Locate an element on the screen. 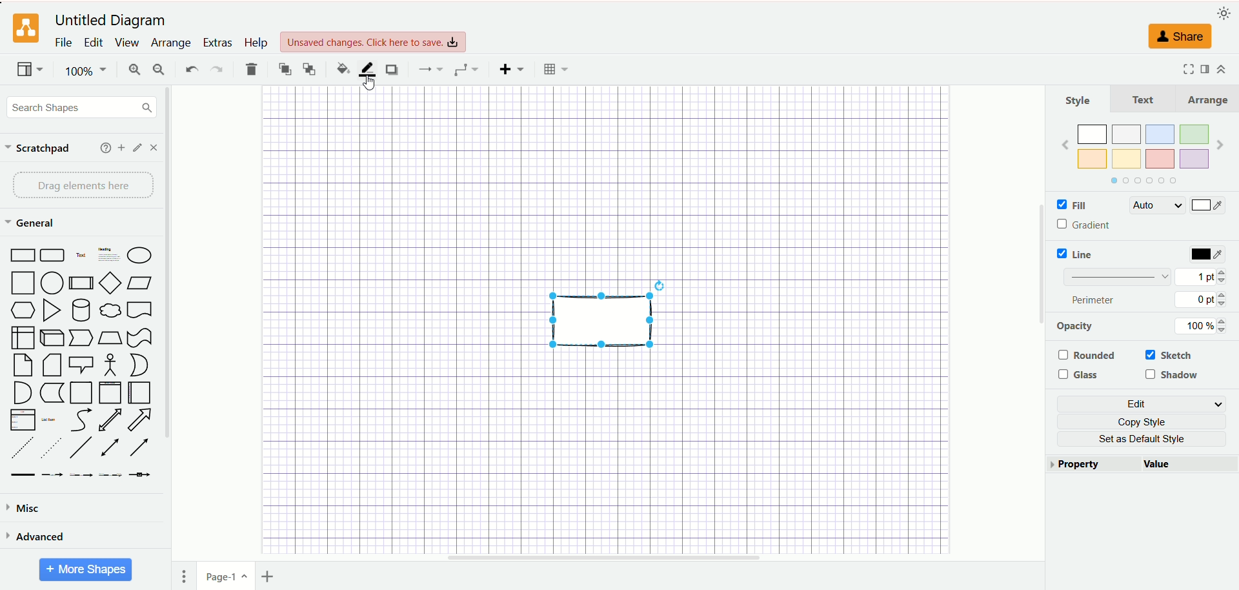 The height and width of the screenshot is (590, 1239). copy style is located at coordinates (1141, 421).